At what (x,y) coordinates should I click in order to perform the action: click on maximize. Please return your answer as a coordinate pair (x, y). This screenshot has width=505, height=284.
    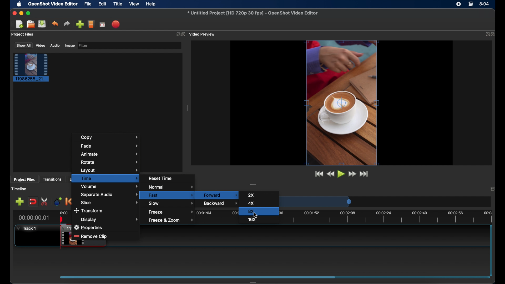
    Looking at the image, I should click on (29, 13).